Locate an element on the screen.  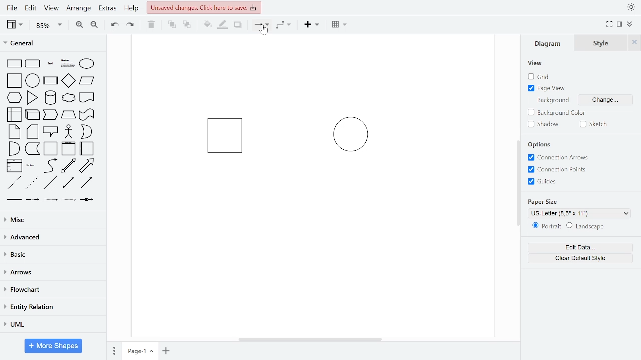
trapezoid is located at coordinates (68, 114).